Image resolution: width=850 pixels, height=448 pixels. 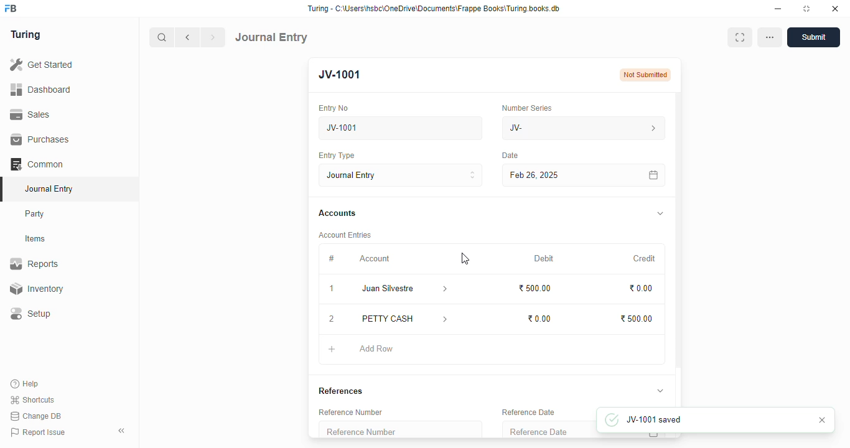 I want to click on common, so click(x=38, y=164).